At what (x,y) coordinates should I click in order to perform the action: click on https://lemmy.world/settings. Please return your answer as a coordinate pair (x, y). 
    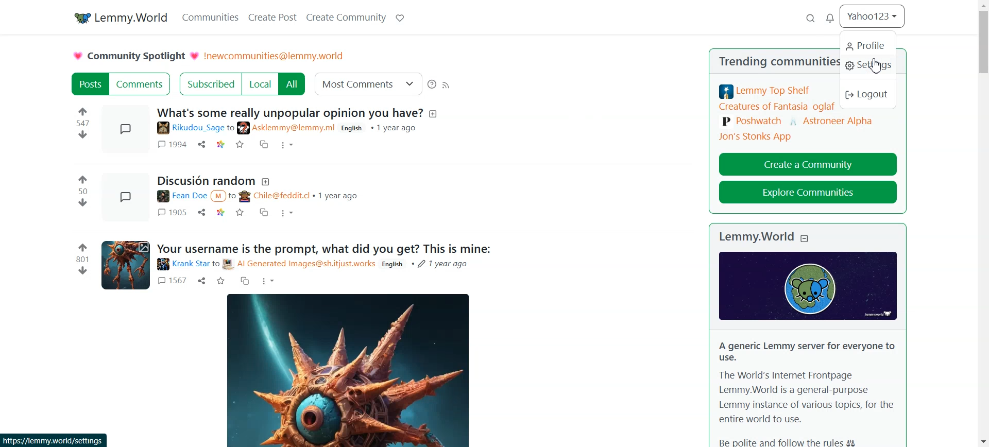
    Looking at the image, I should click on (54, 440).